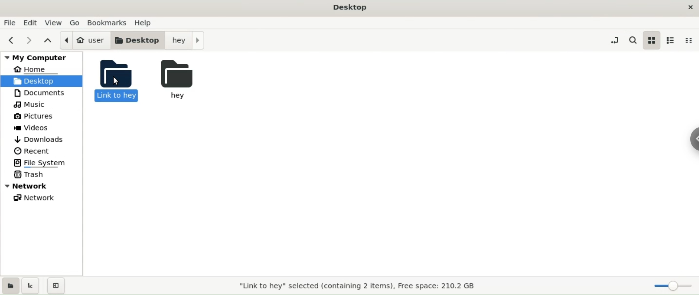 The width and height of the screenshot is (699, 295). What do you see at coordinates (32, 105) in the screenshot?
I see `music` at bounding box center [32, 105].